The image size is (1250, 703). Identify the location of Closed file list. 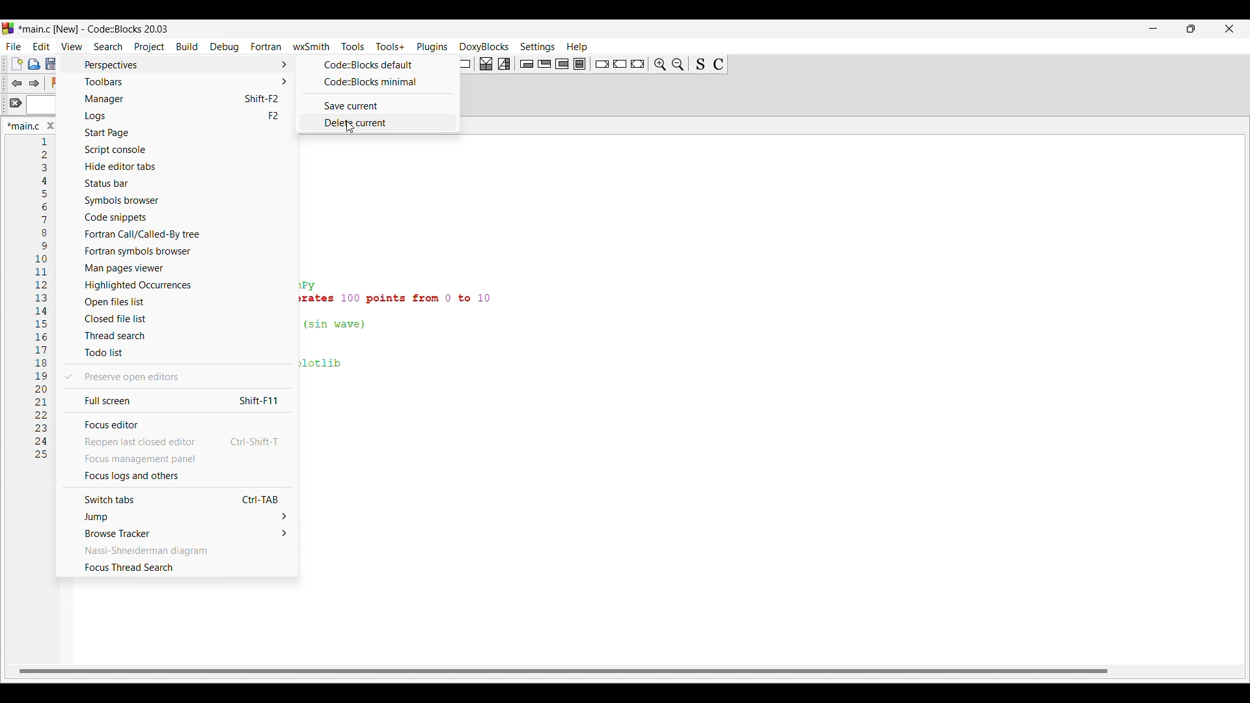
(176, 319).